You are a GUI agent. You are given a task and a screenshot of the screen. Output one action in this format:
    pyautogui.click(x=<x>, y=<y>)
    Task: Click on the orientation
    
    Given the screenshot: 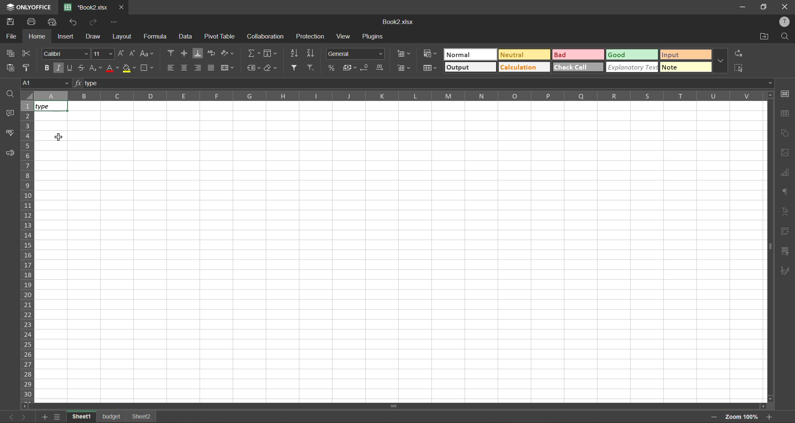 What is the action you would take?
    pyautogui.click(x=228, y=53)
    